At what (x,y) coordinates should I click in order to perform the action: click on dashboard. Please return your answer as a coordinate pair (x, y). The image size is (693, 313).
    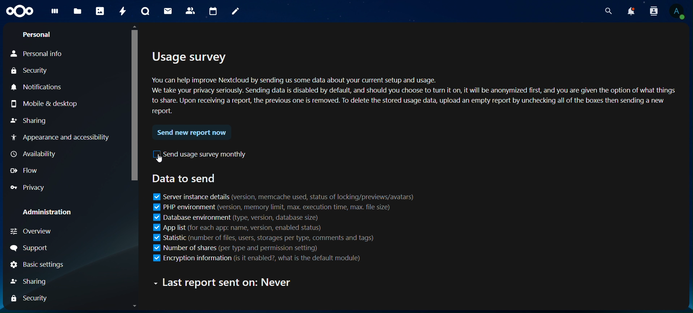
    Looking at the image, I should click on (55, 13).